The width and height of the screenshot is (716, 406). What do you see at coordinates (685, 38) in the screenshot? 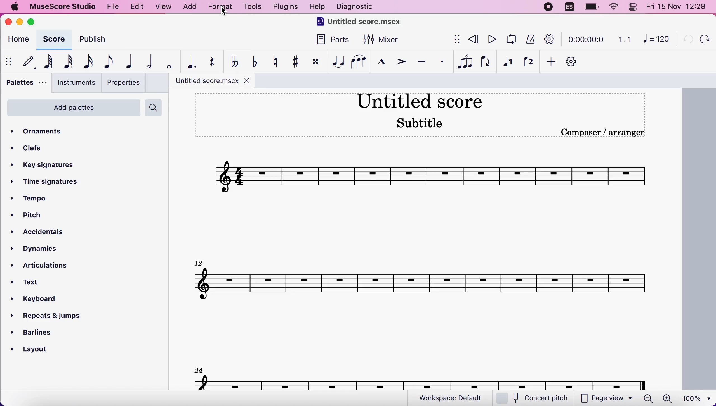
I see `undo` at bounding box center [685, 38].